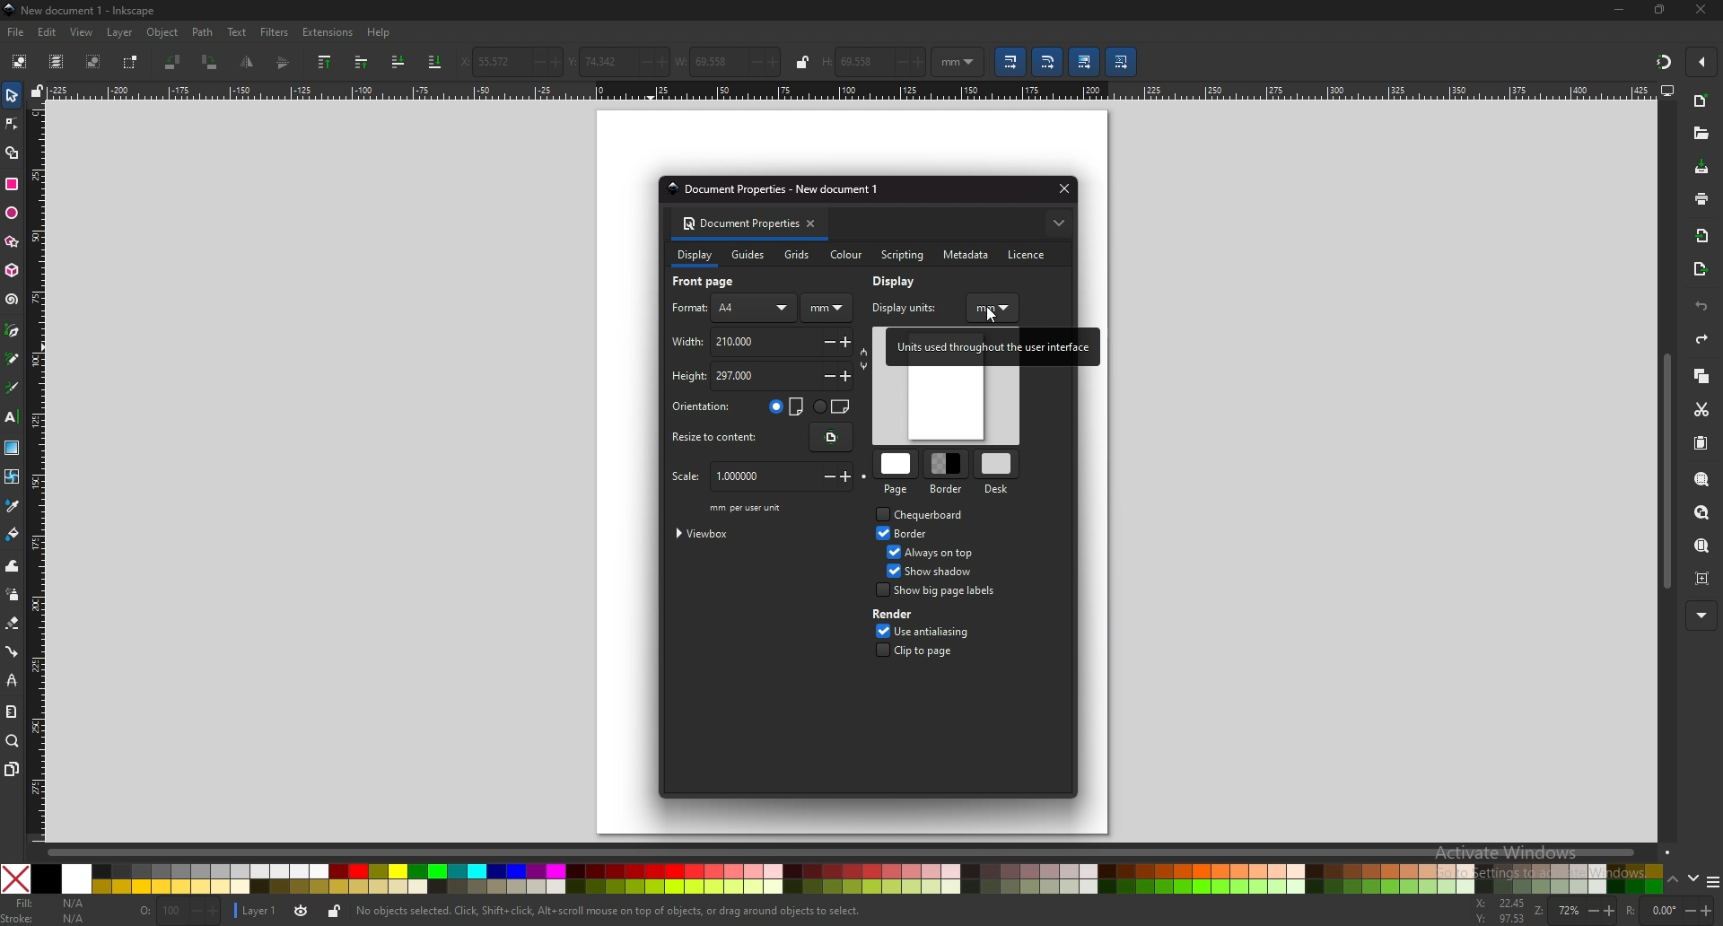  What do you see at coordinates (803, 62) in the screenshot?
I see `lock` at bounding box center [803, 62].